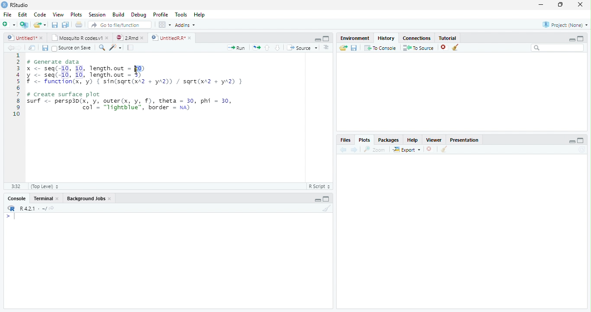 The height and width of the screenshot is (312, 591). I want to click on (Top Level), so click(45, 186).